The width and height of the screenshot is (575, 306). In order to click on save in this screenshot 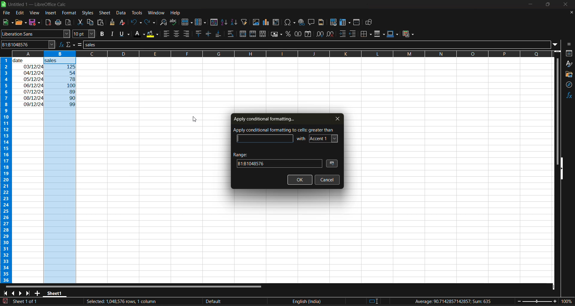, I will do `click(35, 23)`.